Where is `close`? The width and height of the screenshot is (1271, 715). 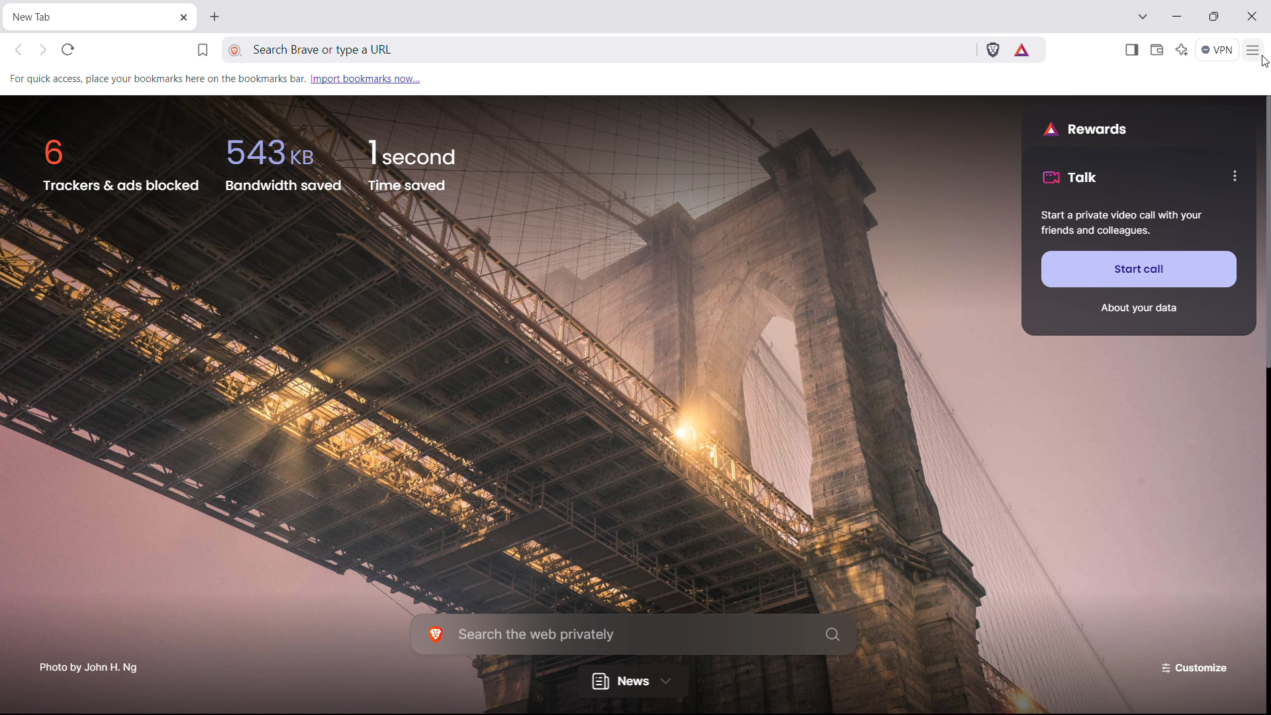 close is located at coordinates (1250, 16).